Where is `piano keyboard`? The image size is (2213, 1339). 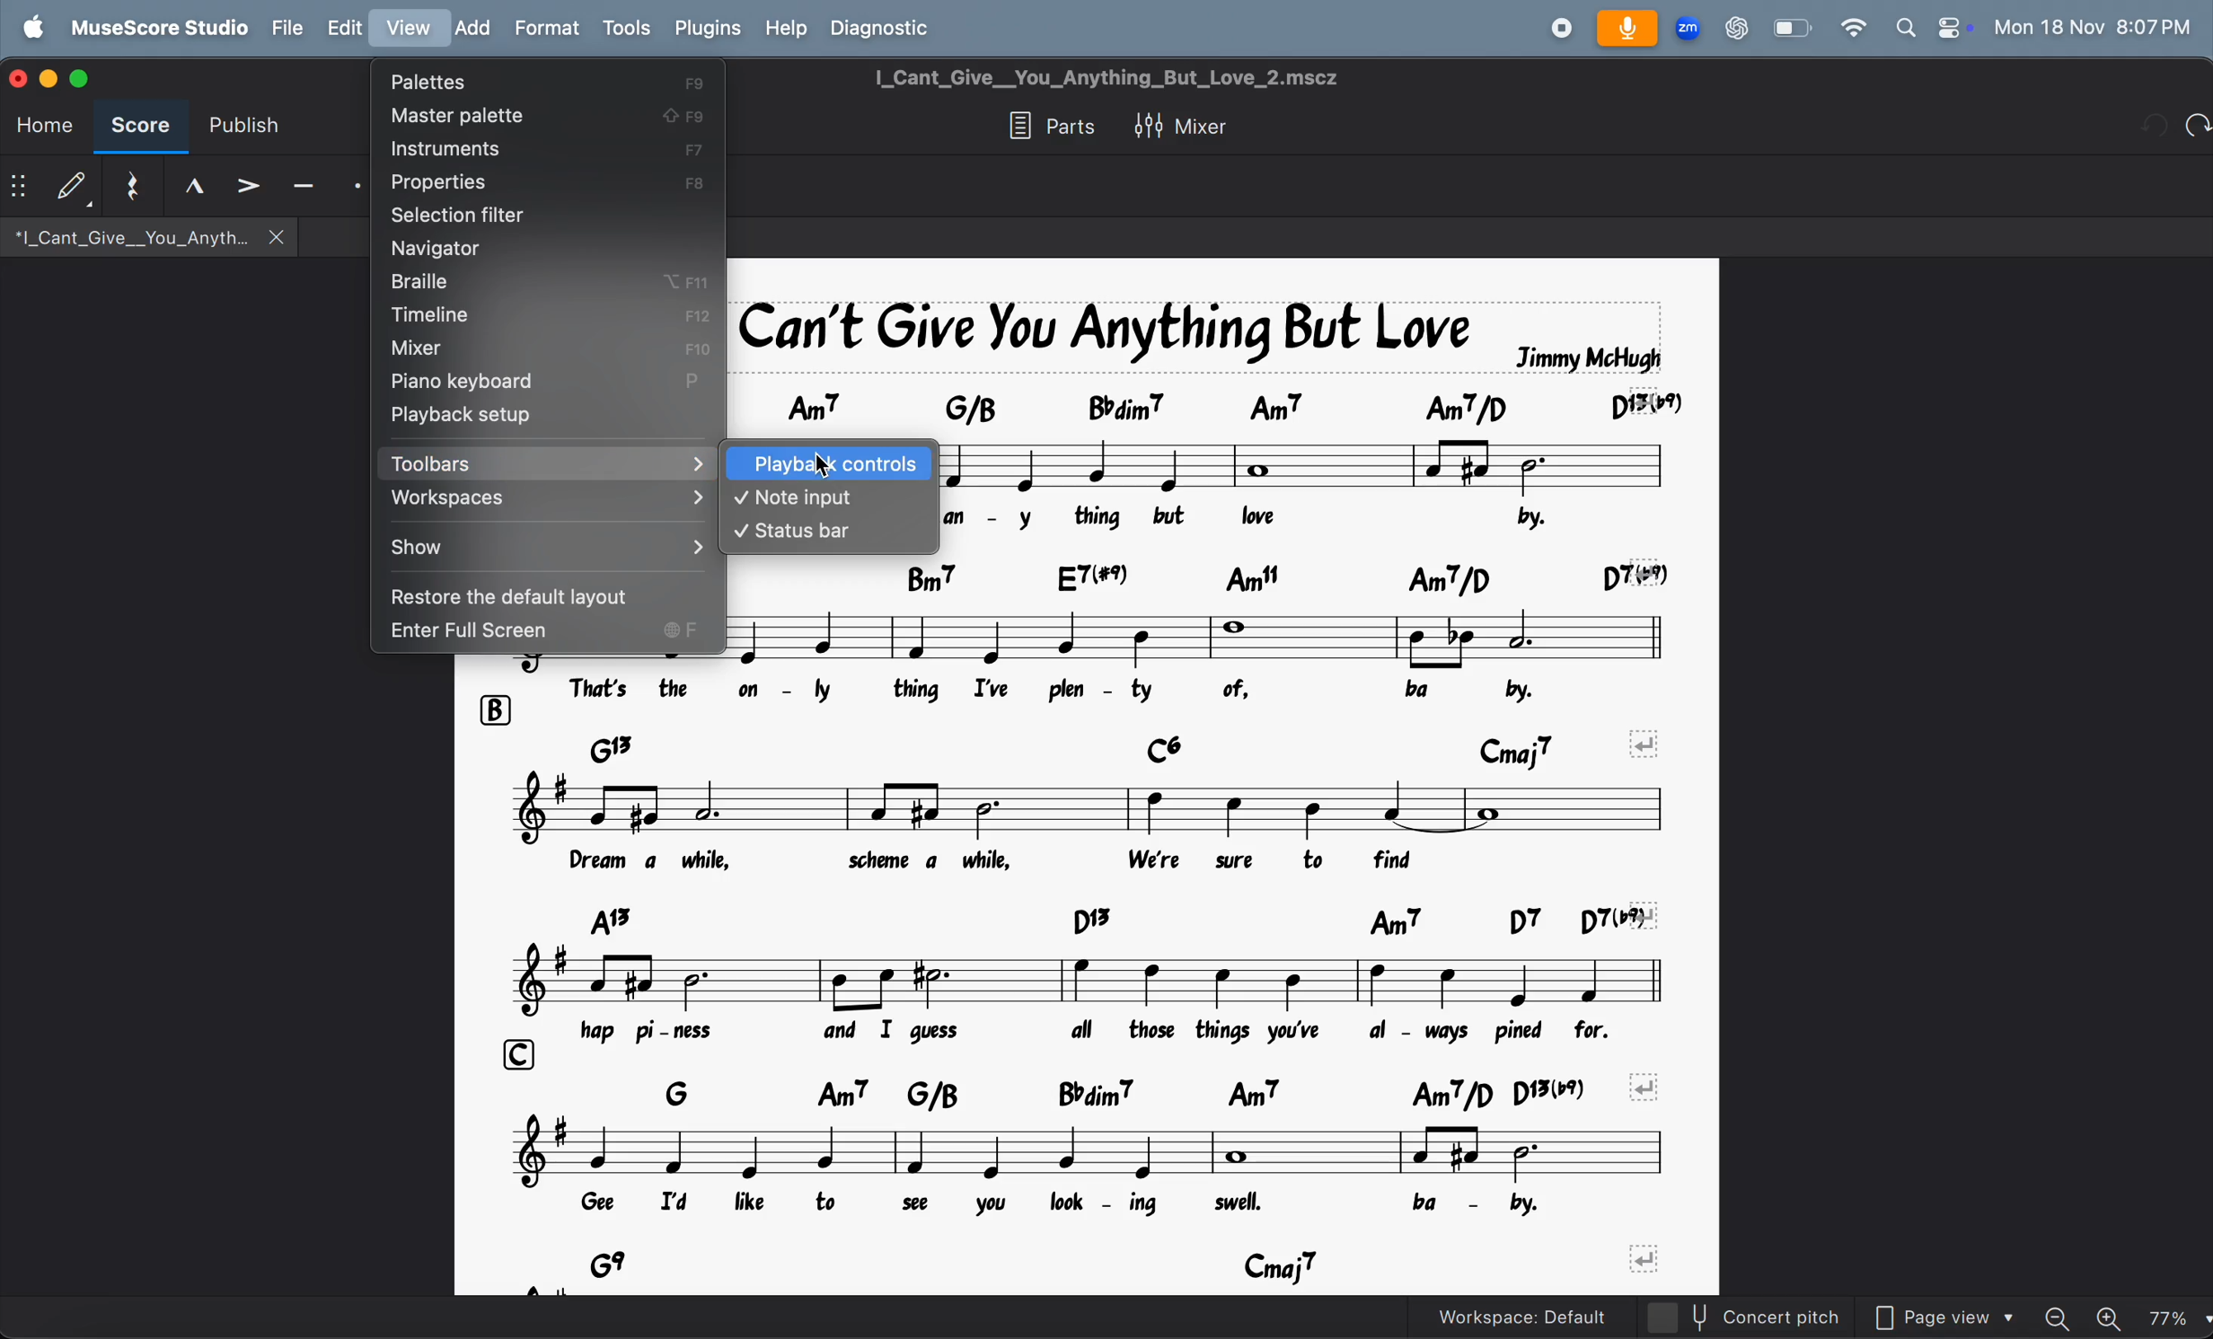
piano keyboard is located at coordinates (547, 383).